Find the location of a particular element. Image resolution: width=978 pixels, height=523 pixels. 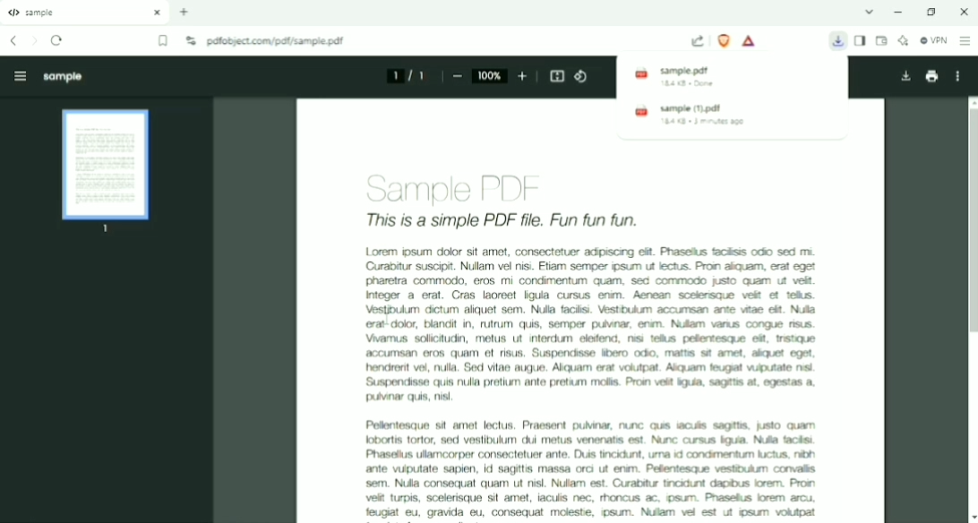

Brave Firewall + VPN is located at coordinates (933, 40).